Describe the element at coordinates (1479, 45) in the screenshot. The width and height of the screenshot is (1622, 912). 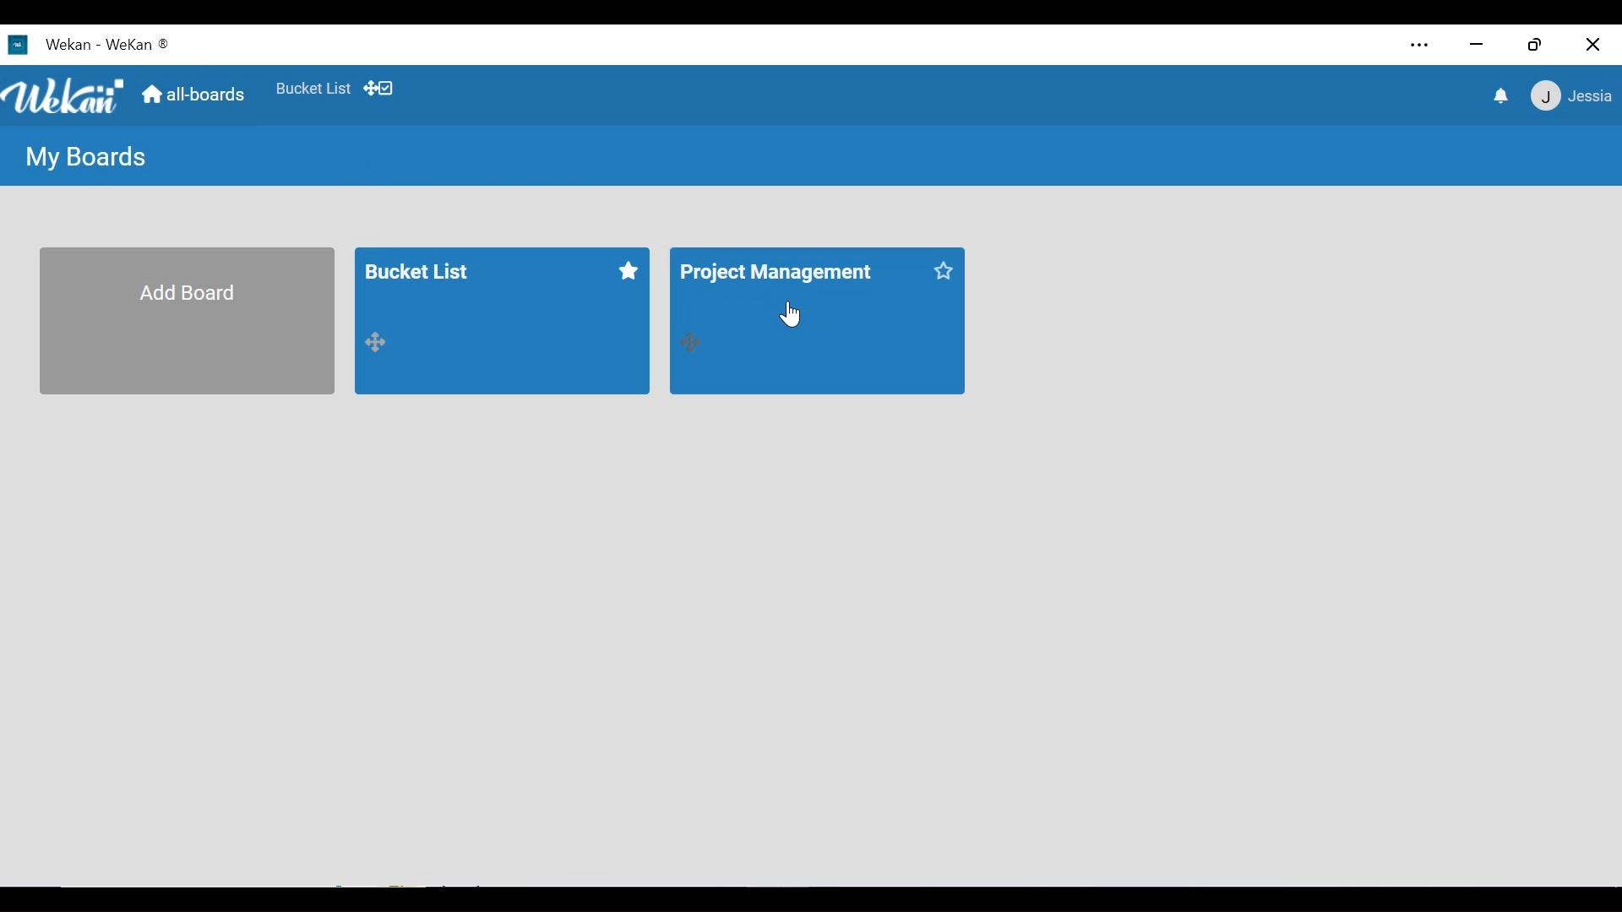
I see `minimize` at that location.